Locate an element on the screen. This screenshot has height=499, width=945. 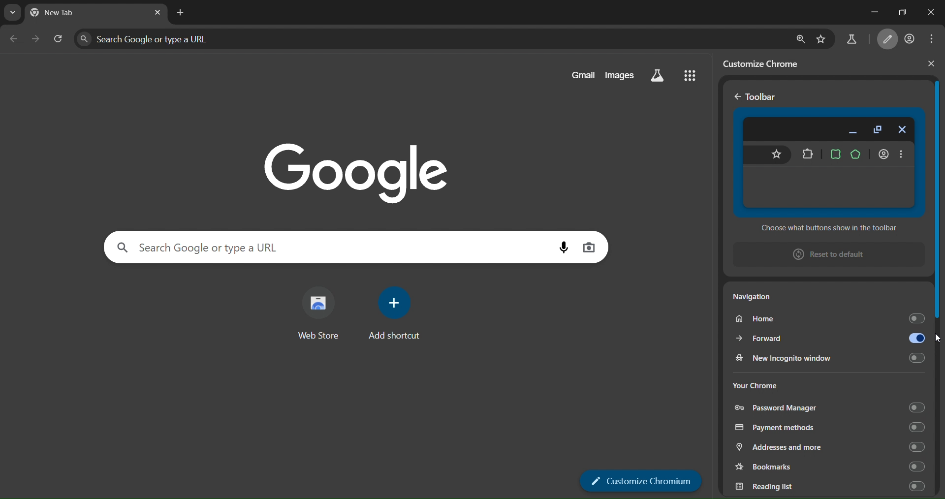
customize chrome is located at coordinates (764, 62).